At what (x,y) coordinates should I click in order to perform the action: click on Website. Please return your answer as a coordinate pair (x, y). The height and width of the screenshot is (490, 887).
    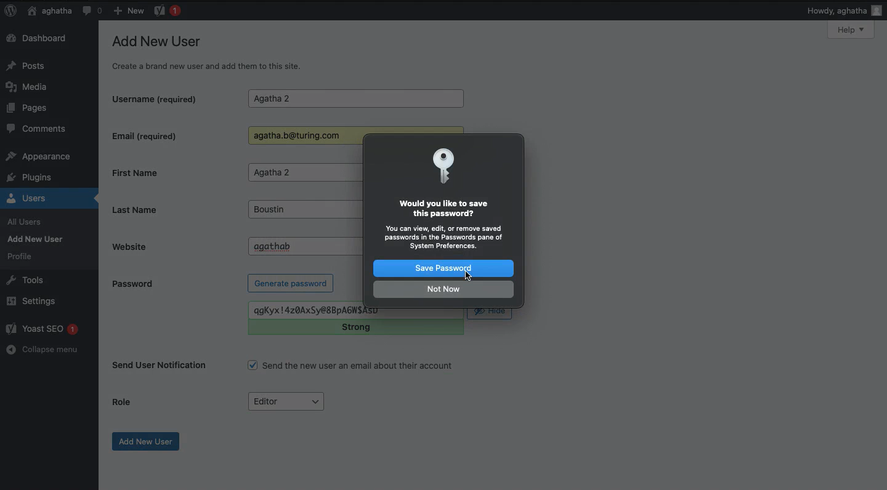
    Looking at the image, I should click on (160, 246).